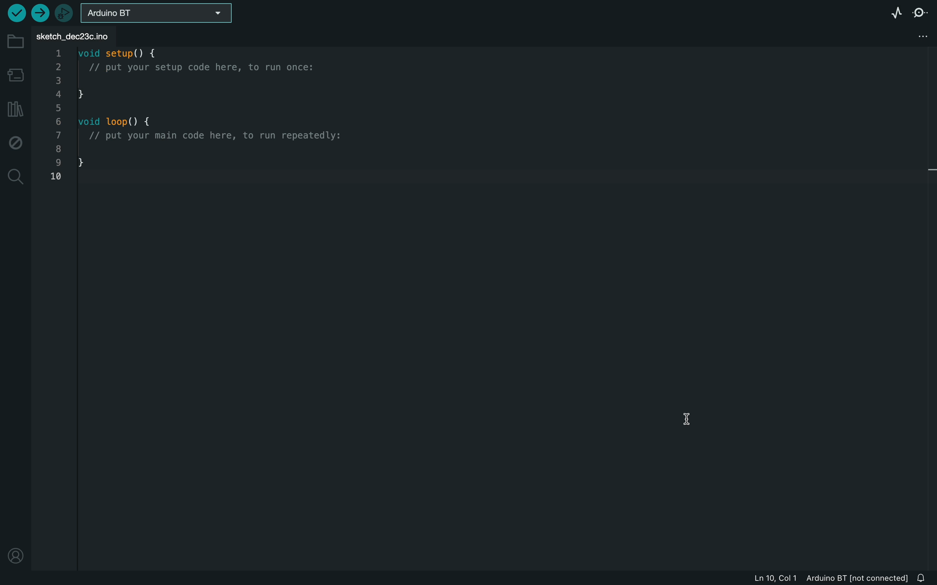 This screenshot has width=937, height=585. Describe the element at coordinates (922, 11) in the screenshot. I see `serial monitor` at that location.